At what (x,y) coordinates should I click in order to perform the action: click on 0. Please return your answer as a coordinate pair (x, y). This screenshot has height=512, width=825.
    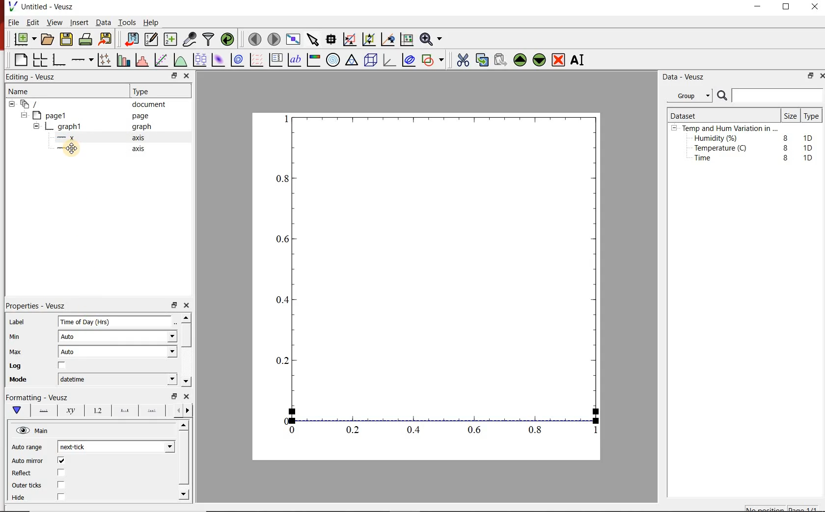
    Looking at the image, I should click on (293, 430).